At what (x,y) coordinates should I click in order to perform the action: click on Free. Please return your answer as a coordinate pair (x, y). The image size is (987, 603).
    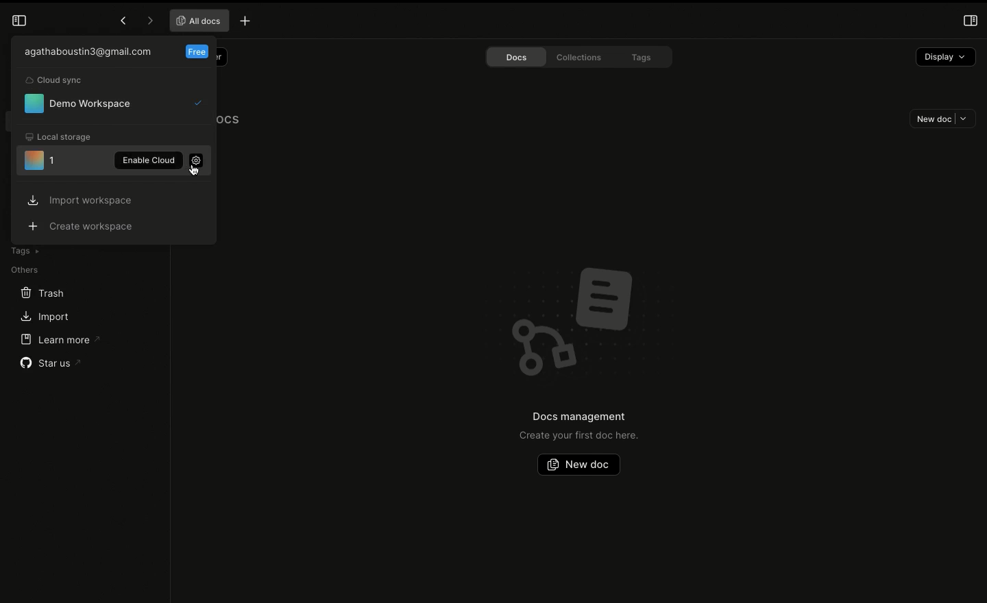
    Looking at the image, I should click on (197, 51).